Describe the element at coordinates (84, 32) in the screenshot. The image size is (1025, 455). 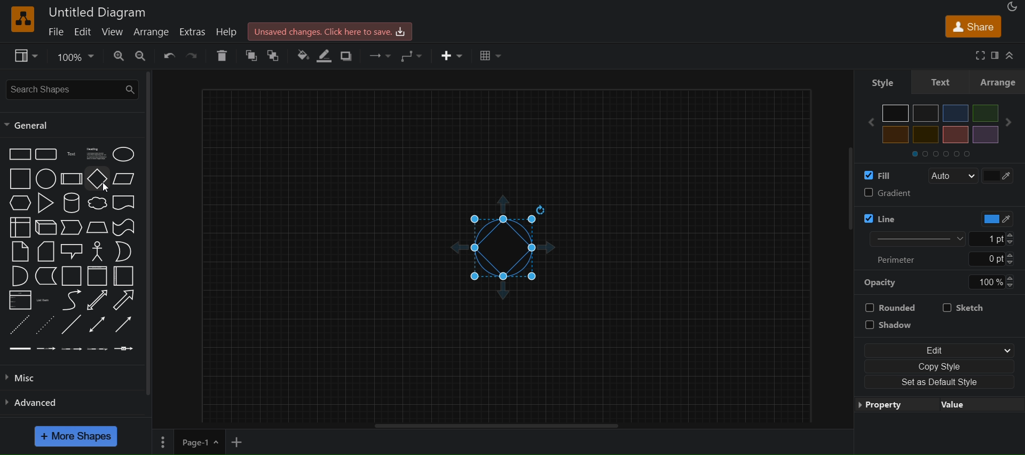
I see `edit` at that location.